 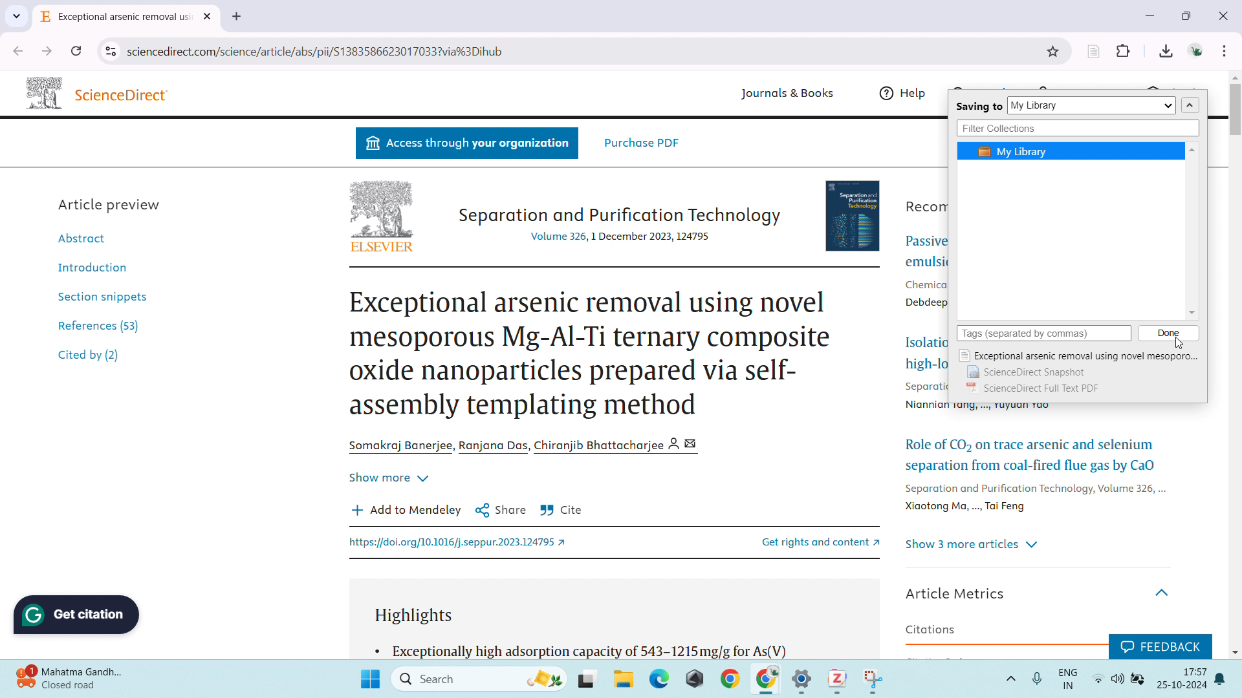 I want to click on Exceptional arsenic removal , so click(x=116, y=19).